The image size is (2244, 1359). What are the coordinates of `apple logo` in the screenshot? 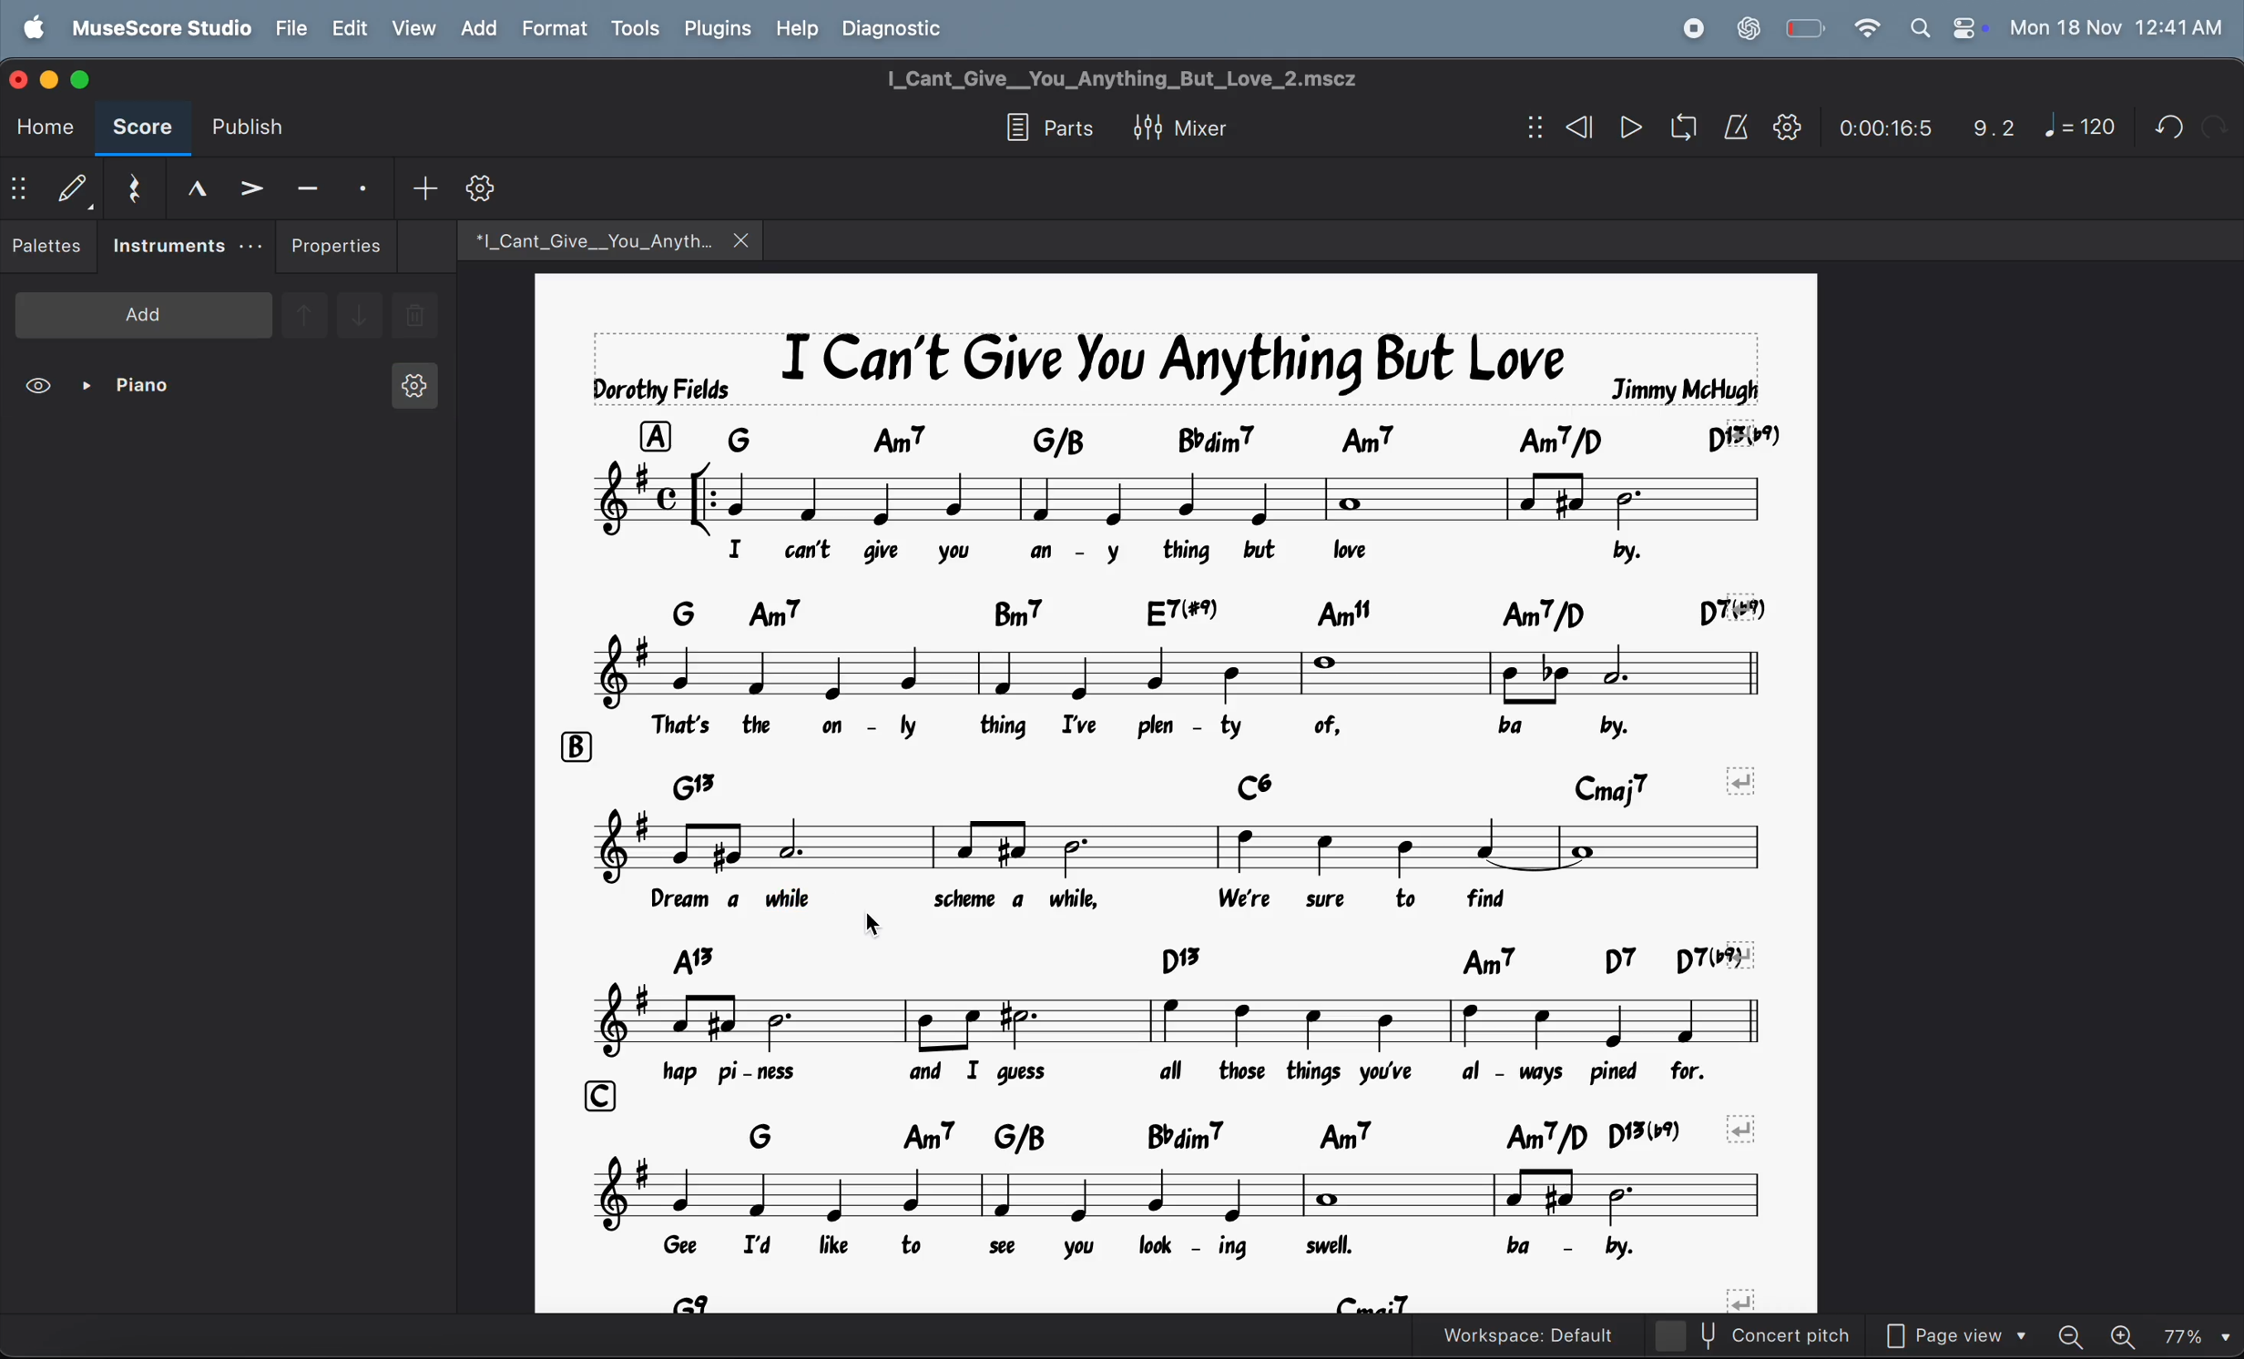 It's located at (28, 28).